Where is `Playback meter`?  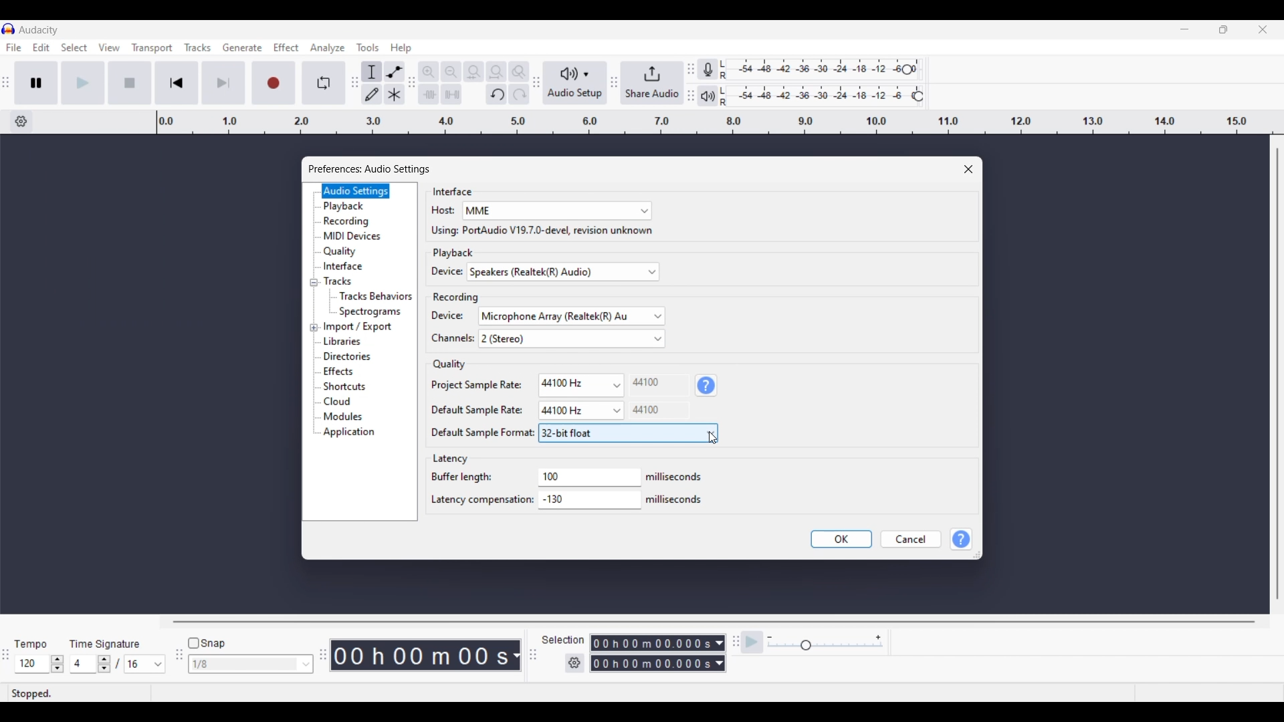 Playback meter is located at coordinates (715, 96).